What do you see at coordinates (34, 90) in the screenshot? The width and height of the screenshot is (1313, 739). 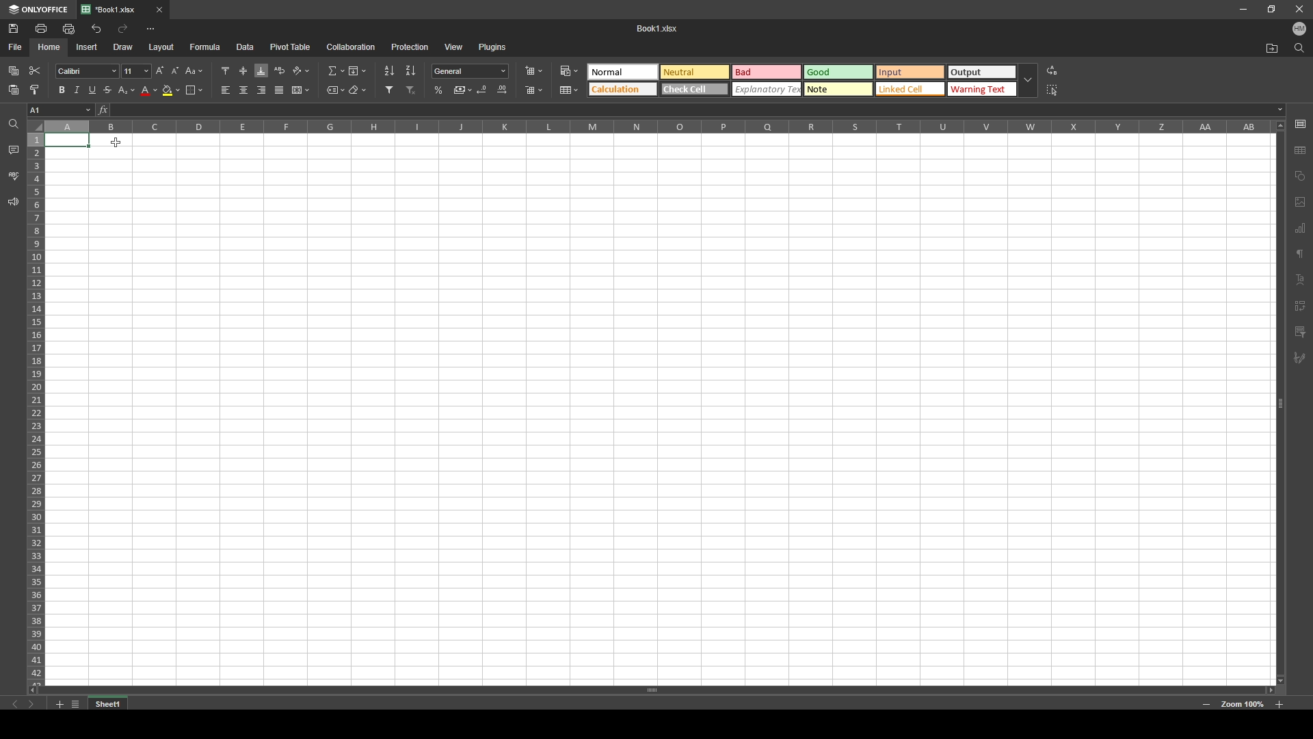 I see `copy style` at bounding box center [34, 90].